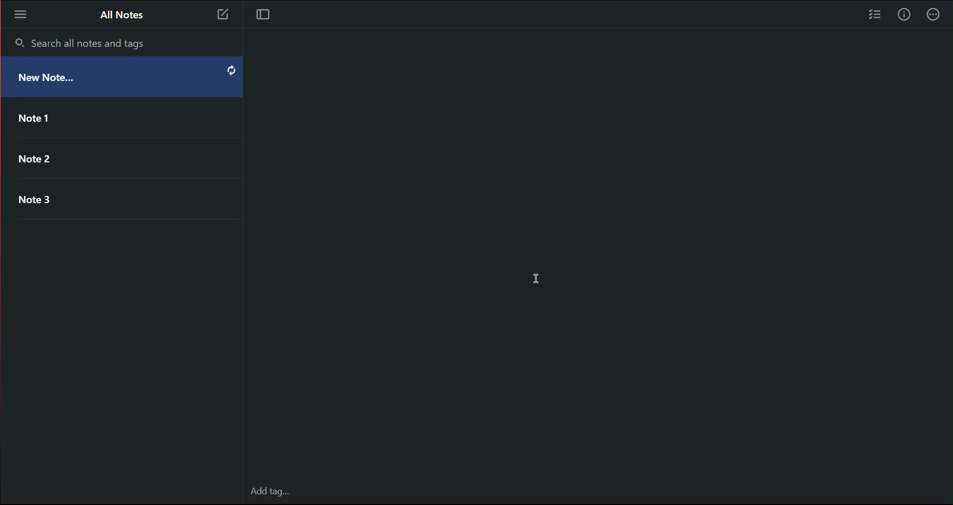 The image size is (953, 505). What do you see at coordinates (871, 14) in the screenshot?
I see `Checklist` at bounding box center [871, 14].